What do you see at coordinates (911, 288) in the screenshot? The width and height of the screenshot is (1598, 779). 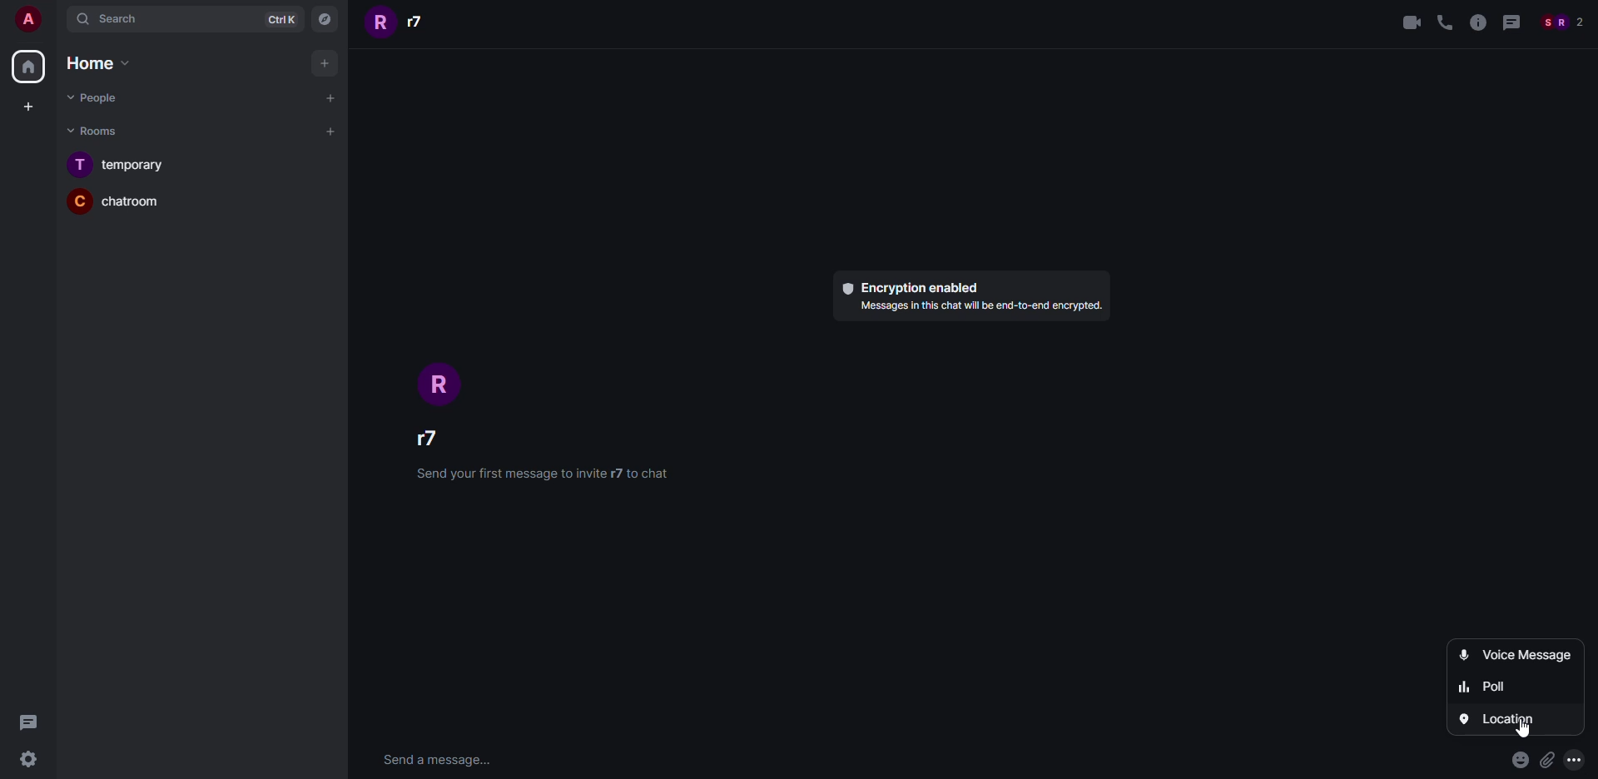 I see `Encryption enabled` at bounding box center [911, 288].